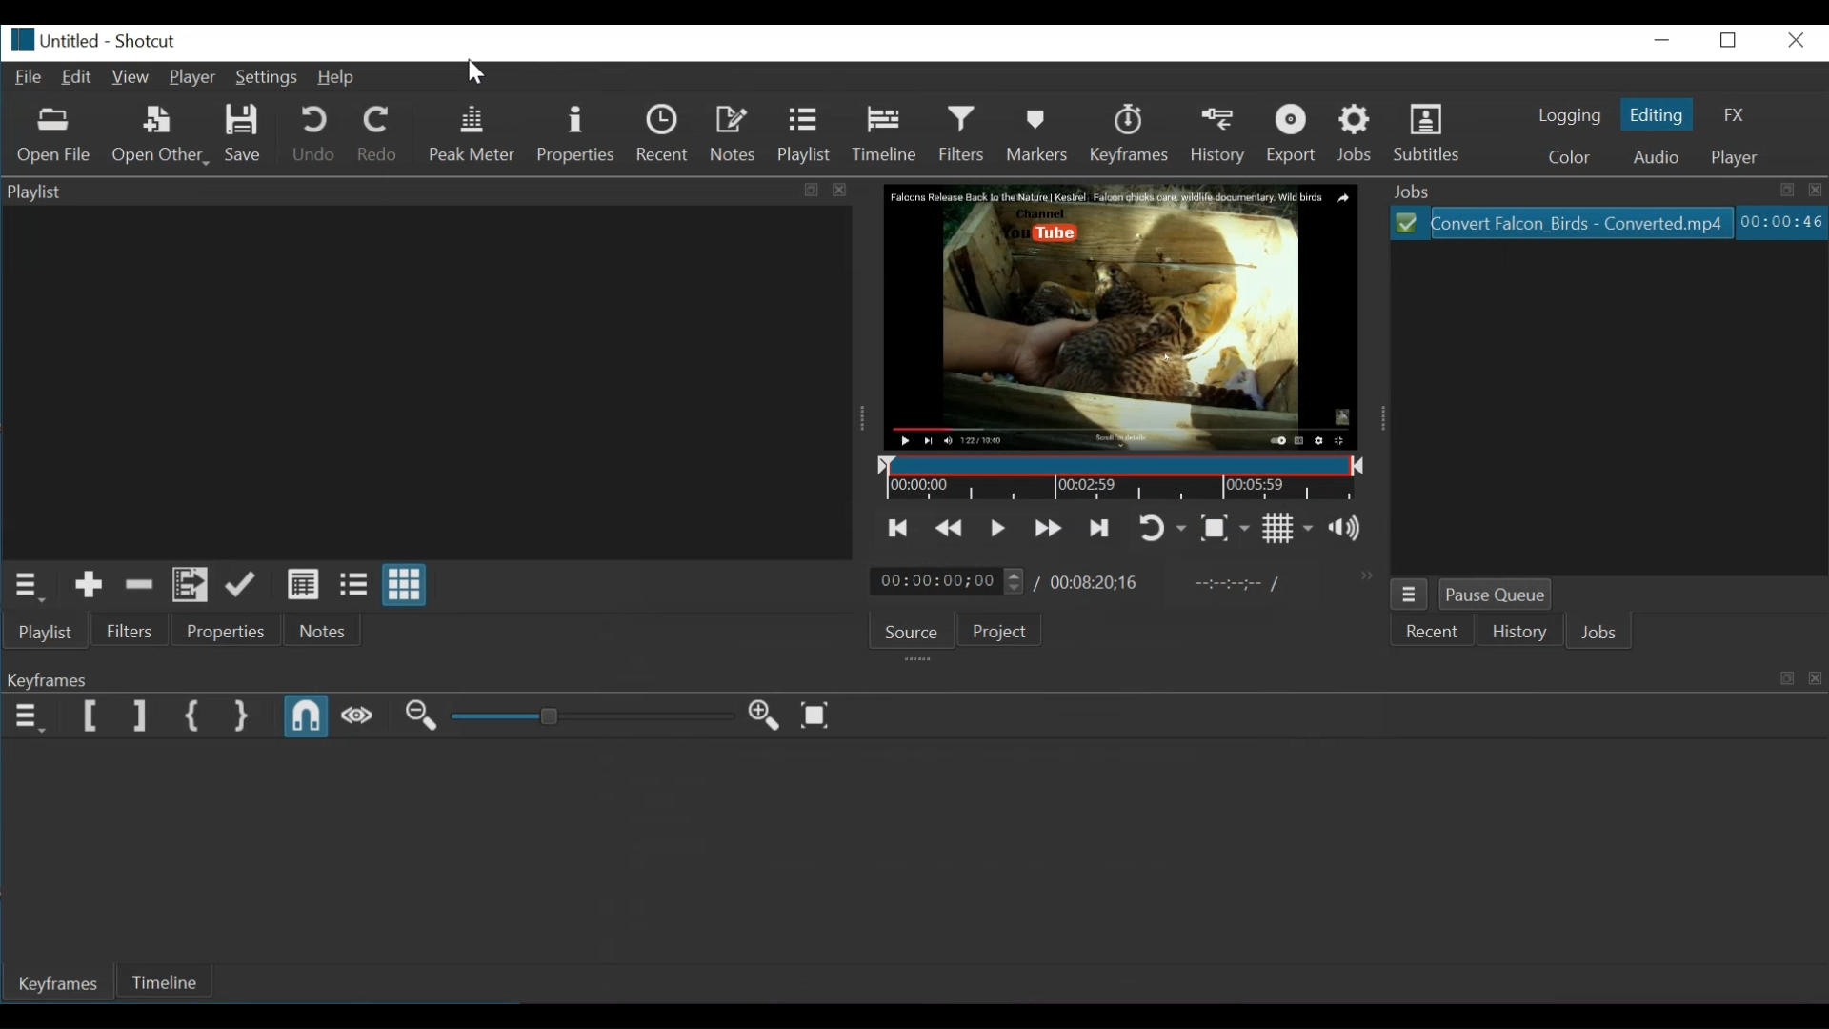 Image resolution: width=1829 pixels, height=1029 pixels. I want to click on Help, so click(347, 80).